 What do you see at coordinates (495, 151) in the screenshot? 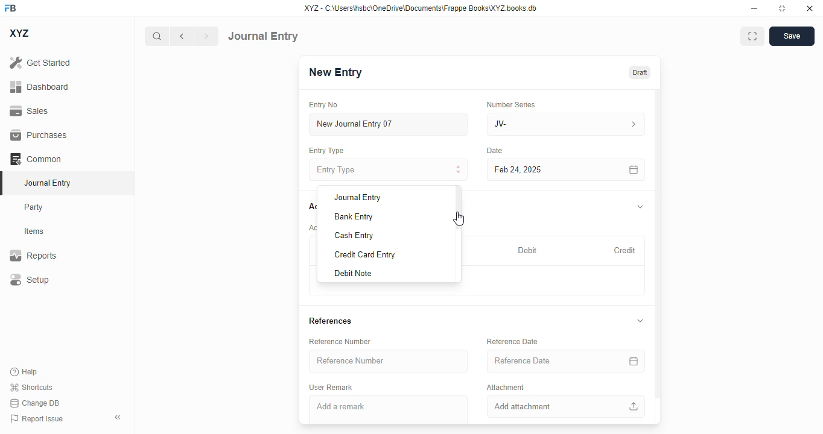
I see `date` at bounding box center [495, 151].